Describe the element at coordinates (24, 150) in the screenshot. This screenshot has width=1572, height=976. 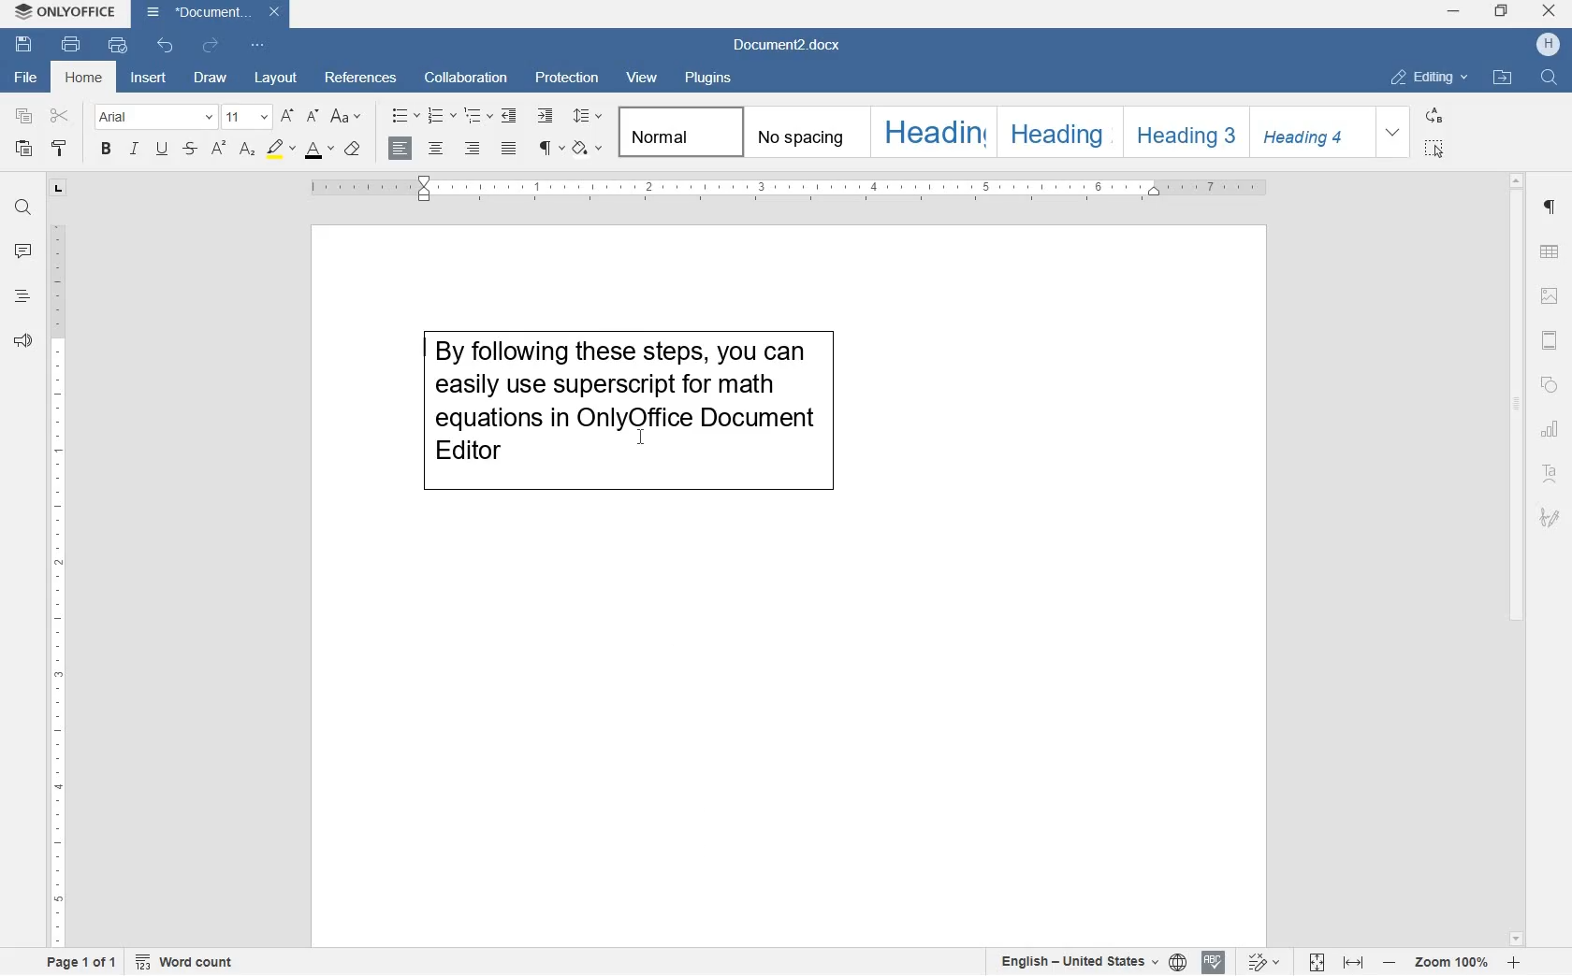
I see `paste` at that location.